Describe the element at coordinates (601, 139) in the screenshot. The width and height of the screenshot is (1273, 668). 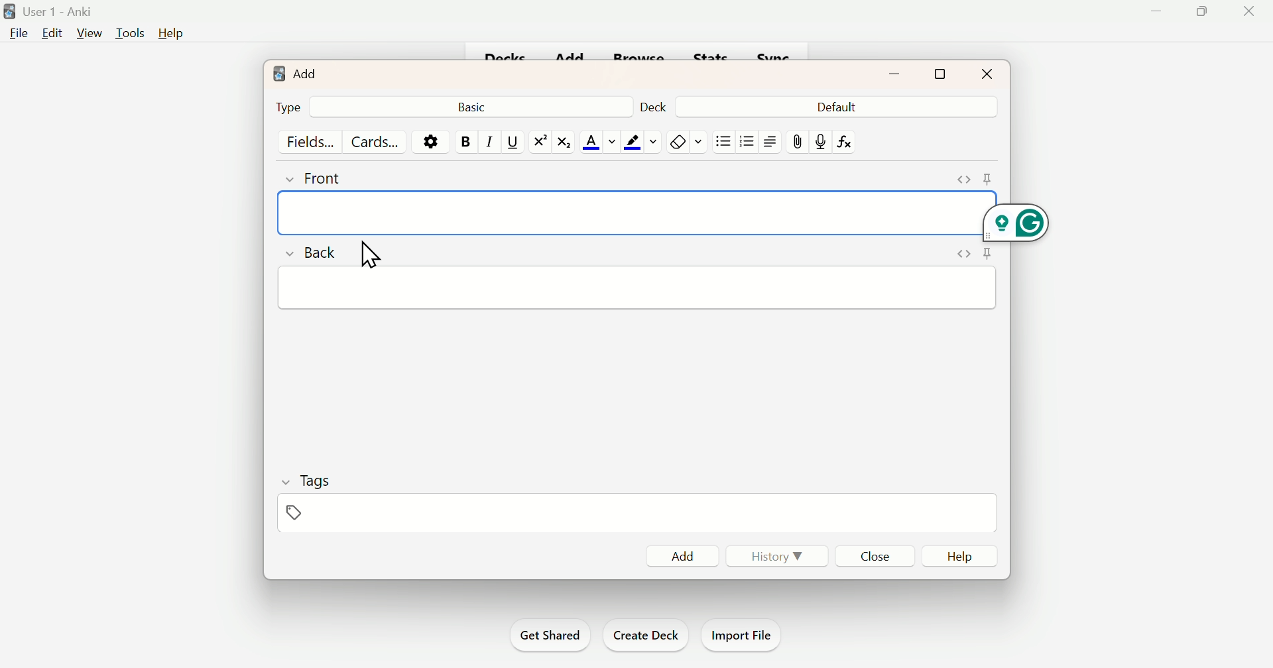
I see `Text Color` at that location.